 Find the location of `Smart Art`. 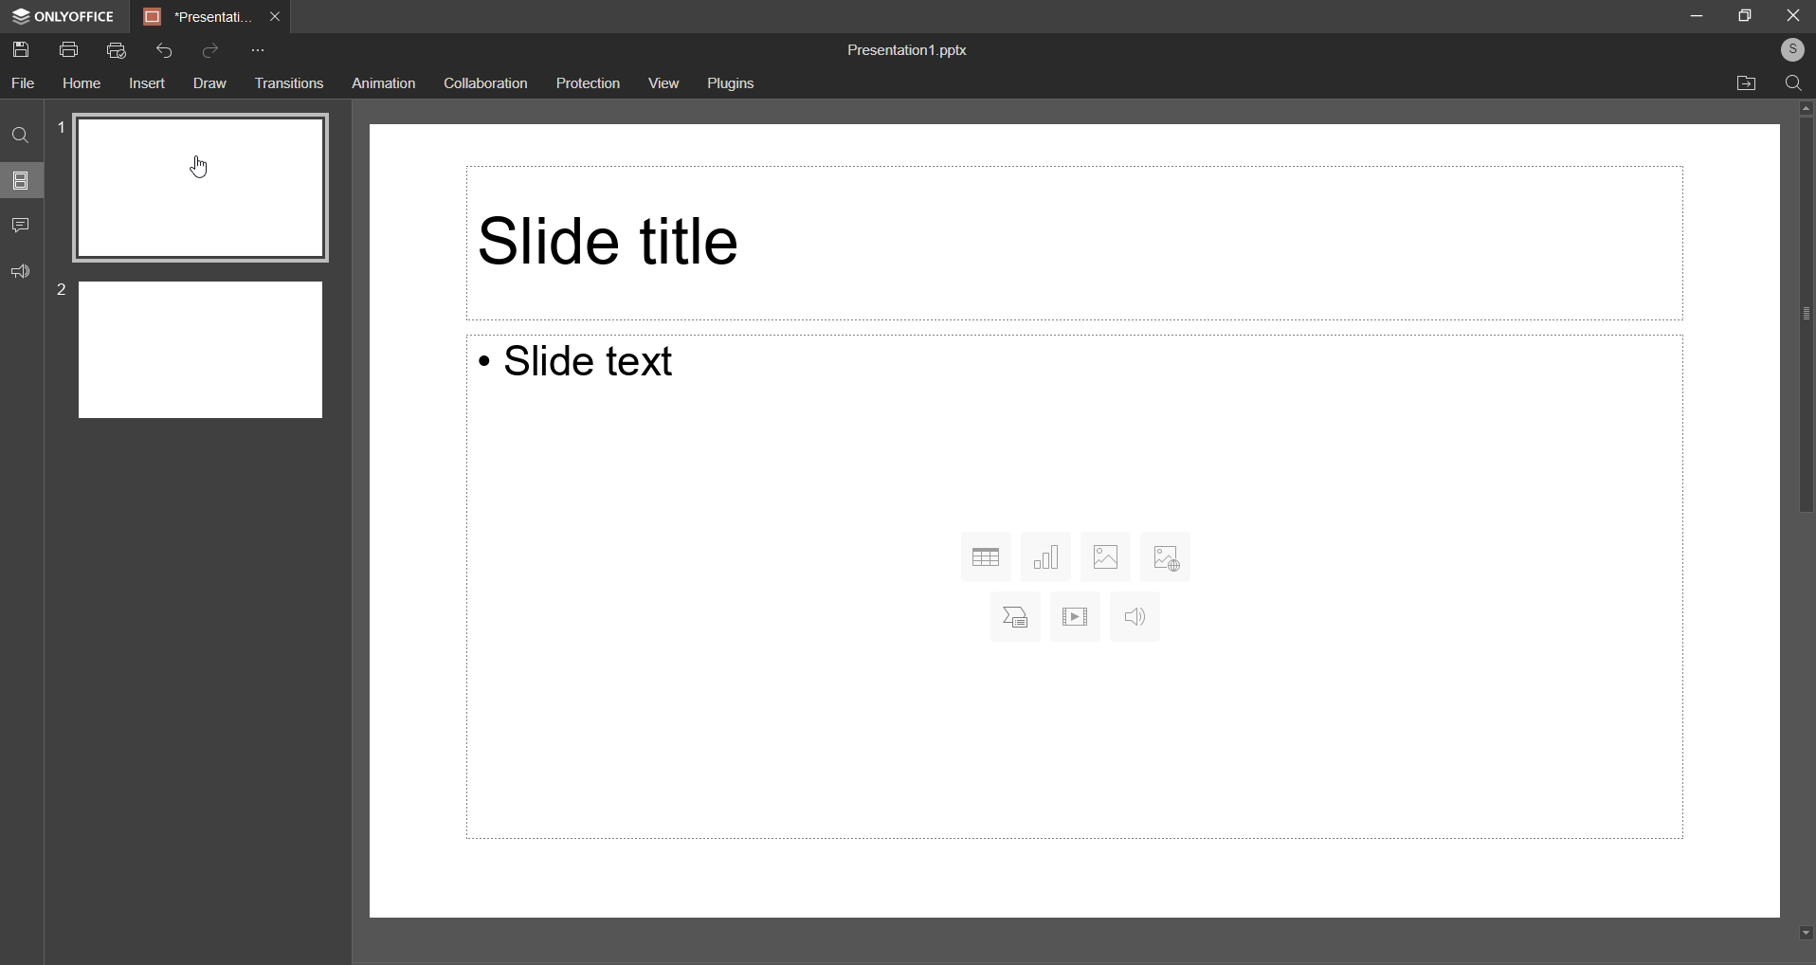

Smart Art is located at coordinates (1010, 616).